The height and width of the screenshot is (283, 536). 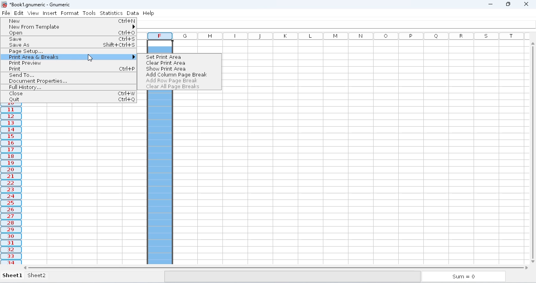 What do you see at coordinates (508, 4) in the screenshot?
I see `maximize` at bounding box center [508, 4].